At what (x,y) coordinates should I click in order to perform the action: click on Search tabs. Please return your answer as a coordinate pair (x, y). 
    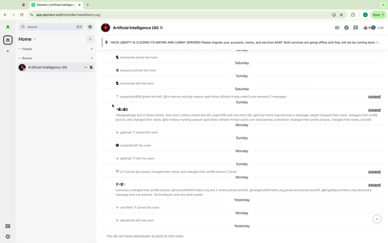
    Looking at the image, I should click on (384, 5).